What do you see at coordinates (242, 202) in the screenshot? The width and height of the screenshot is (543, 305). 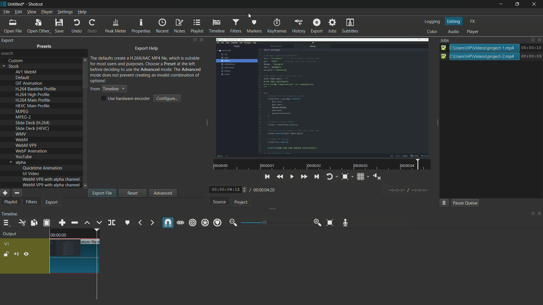 I see `project` at bounding box center [242, 202].